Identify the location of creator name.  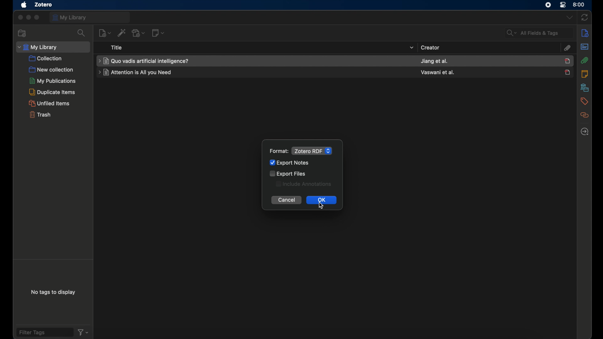
(434, 61).